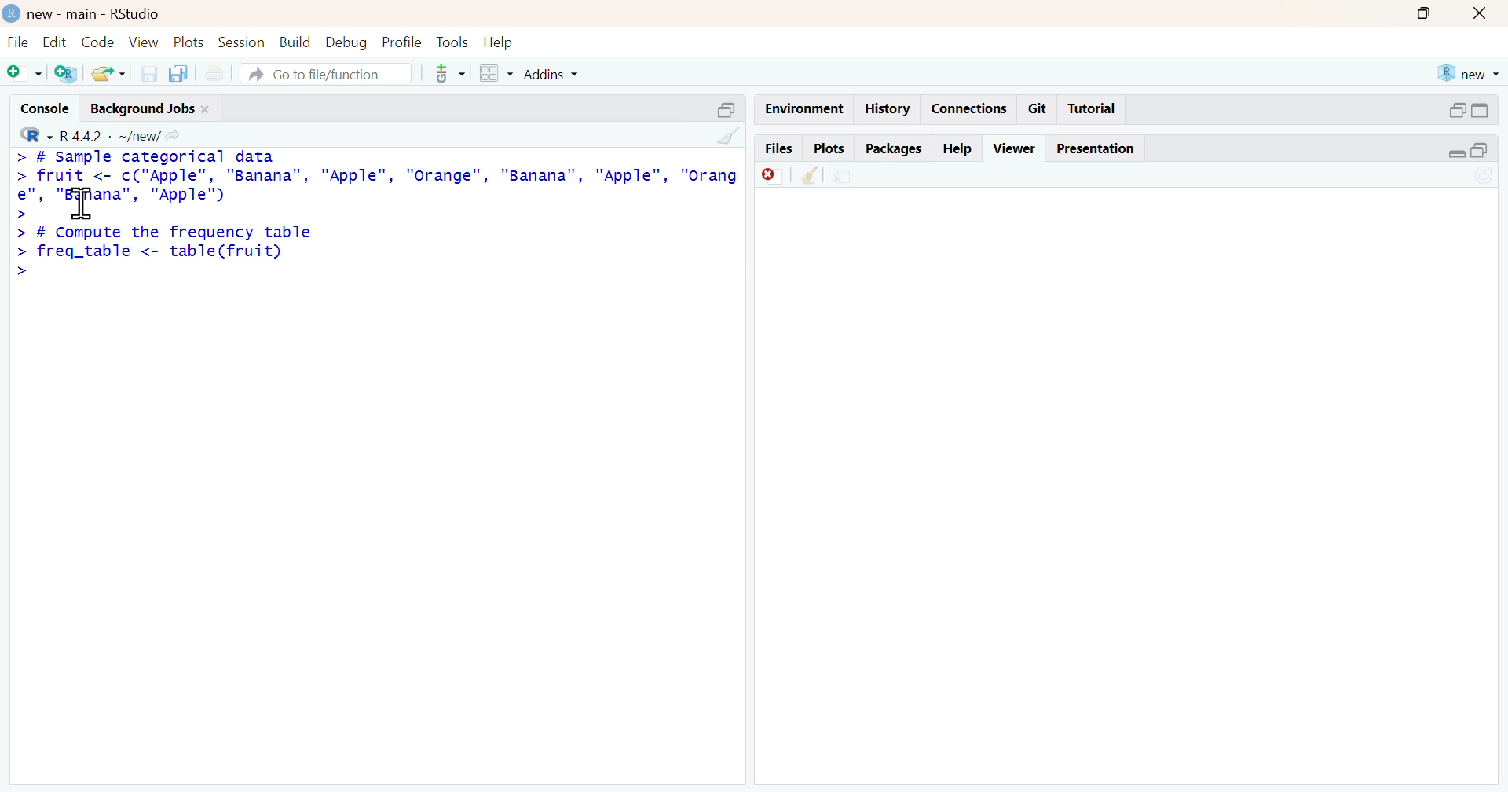 The height and width of the screenshot is (792, 1508). Describe the element at coordinates (379, 215) in the screenshot. I see `> # sample categorical data datafruit <- c("Apple"”, "Banana", "Apple", "Orange", "Banana", "Apple",rordpe" “Banana”, "Apple")# Compute the frequency tablefreq_table <- table(fruit)|` at that location.